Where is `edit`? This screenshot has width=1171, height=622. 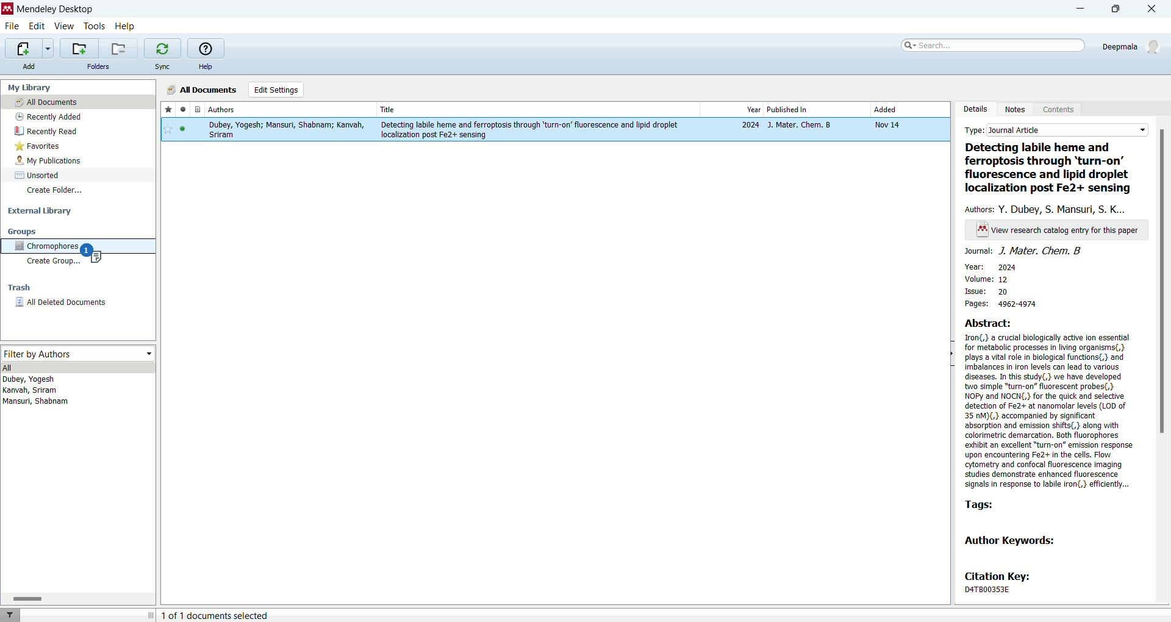 edit is located at coordinates (38, 26).